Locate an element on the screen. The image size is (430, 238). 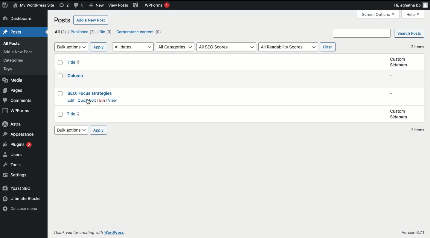
Apply is located at coordinates (98, 130).